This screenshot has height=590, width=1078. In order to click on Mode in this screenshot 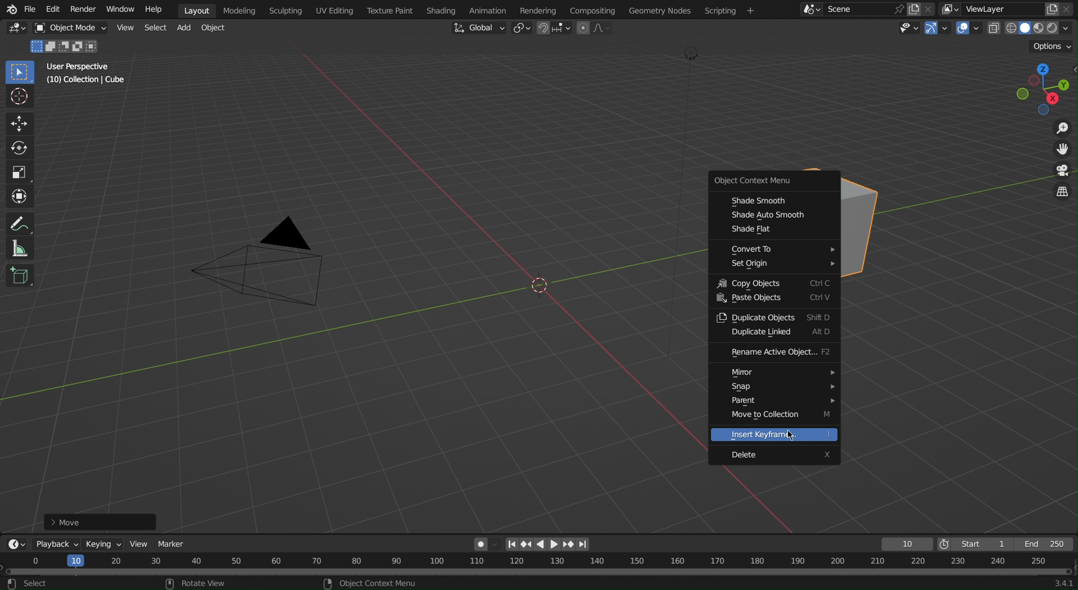, I will do `click(66, 47)`.